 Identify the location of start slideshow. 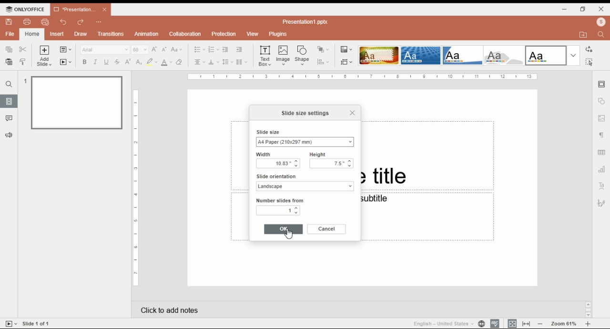
(66, 62).